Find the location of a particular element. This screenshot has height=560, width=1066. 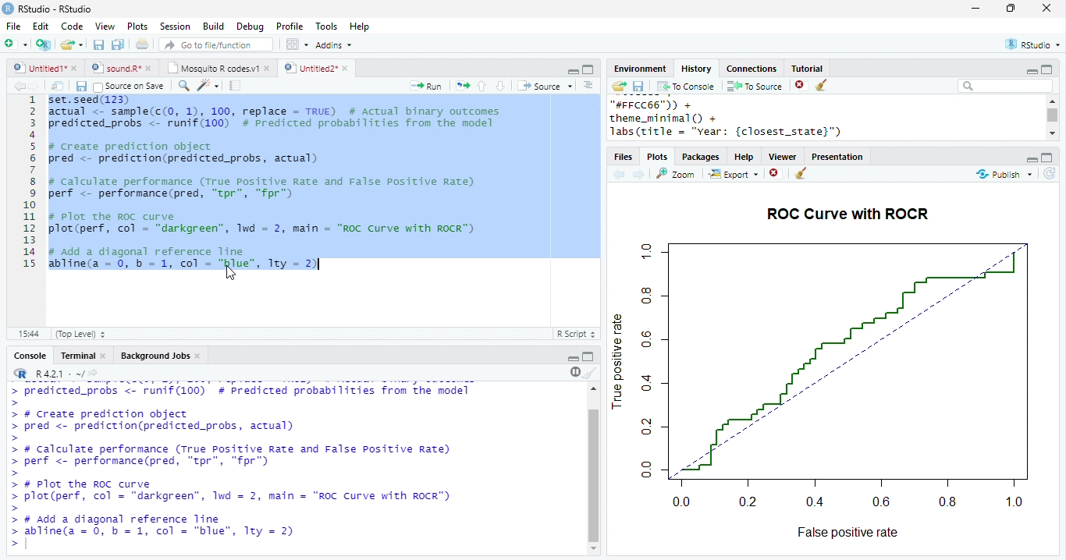

scroll bar is located at coordinates (1054, 115).